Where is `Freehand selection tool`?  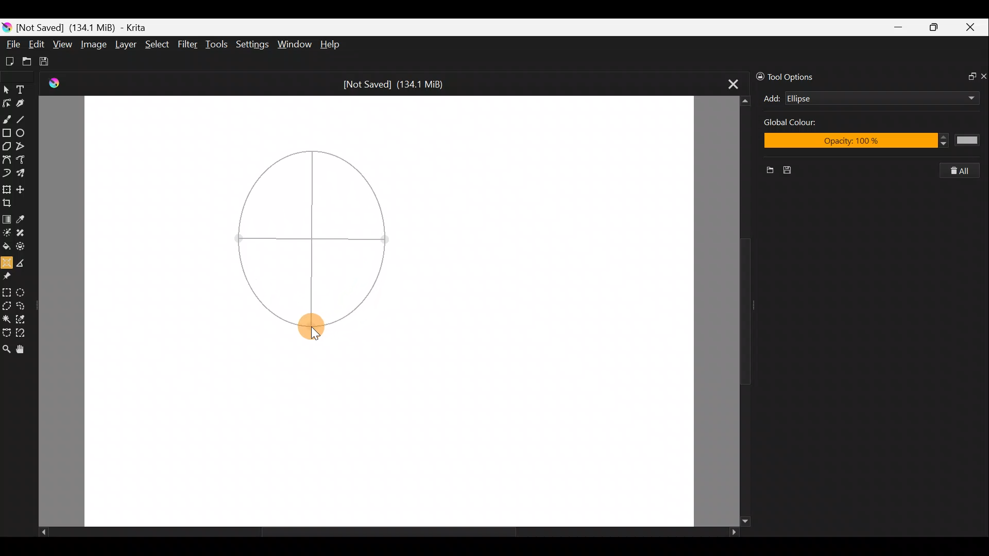
Freehand selection tool is located at coordinates (24, 305).